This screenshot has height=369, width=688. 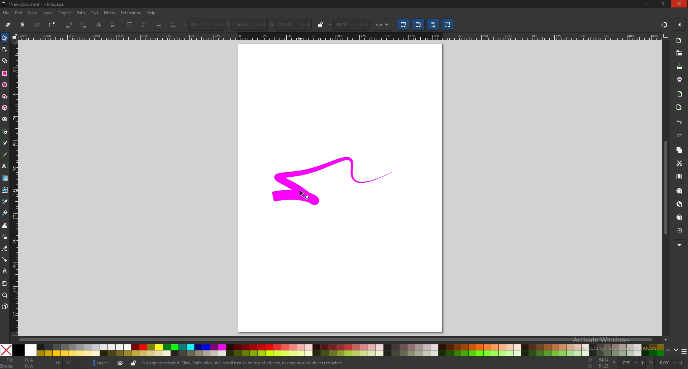 I want to click on scroll bar, so click(x=343, y=339).